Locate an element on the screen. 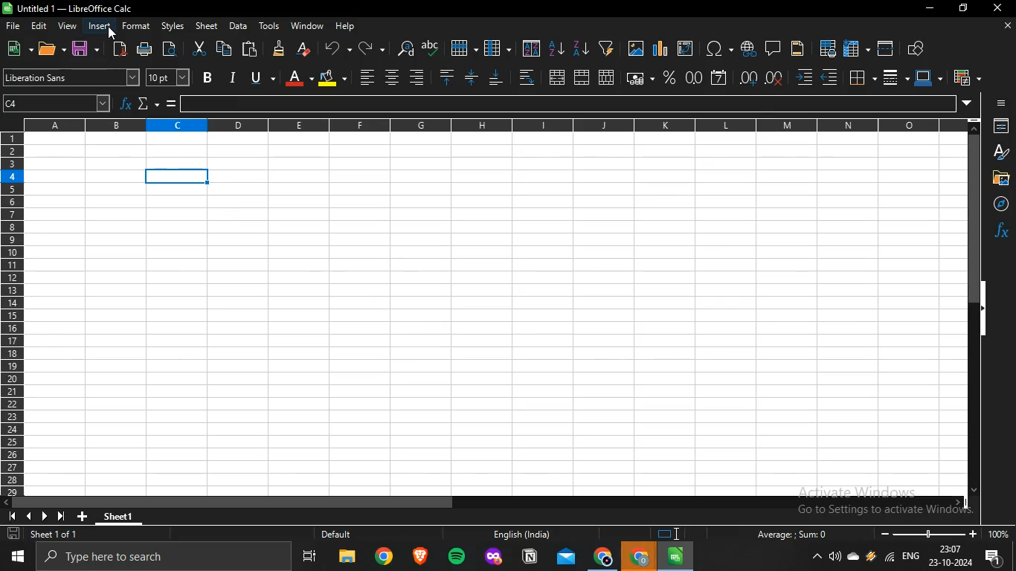 Image resolution: width=1016 pixels, height=571 pixels. insert is located at coordinates (100, 25).